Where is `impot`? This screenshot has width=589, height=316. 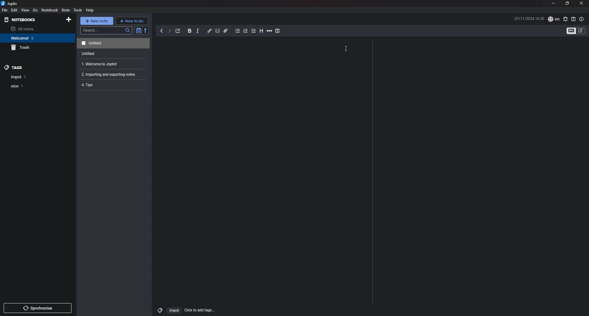
impot is located at coordinates (174, 311).